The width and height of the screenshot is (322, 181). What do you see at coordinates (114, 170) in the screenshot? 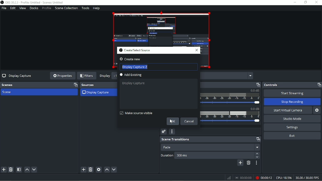
I see `Move source(s) down` at bounding box center [114, 170].